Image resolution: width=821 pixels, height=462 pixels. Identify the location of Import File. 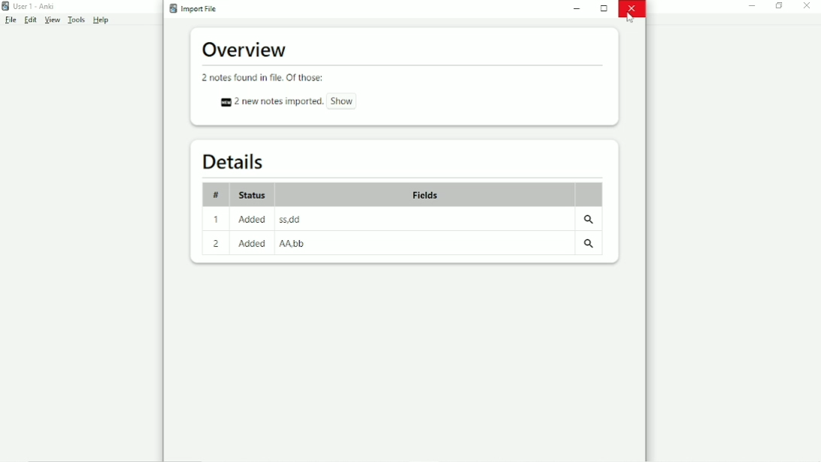
(196, 8).